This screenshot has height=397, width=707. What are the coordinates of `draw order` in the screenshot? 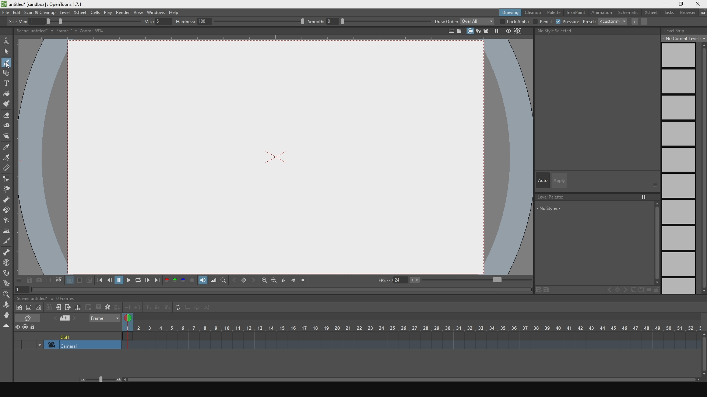 It's located at (445, 21).